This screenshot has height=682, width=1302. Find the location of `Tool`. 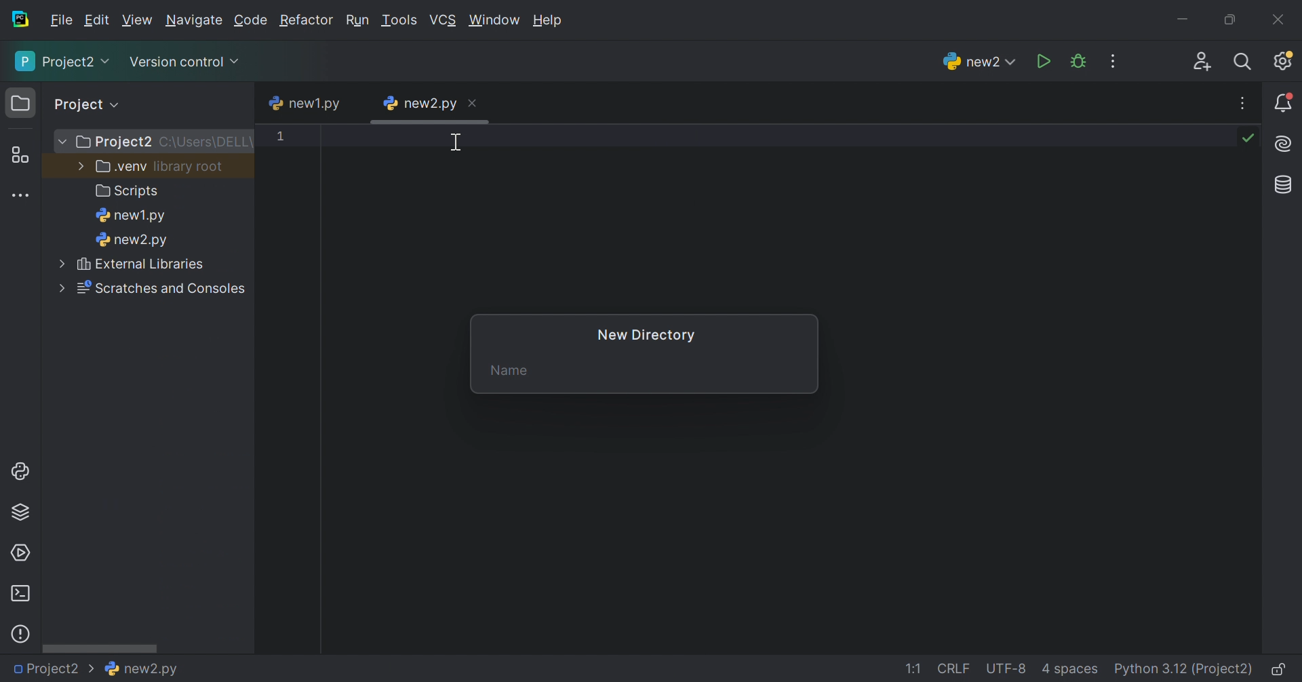

Tool is located at coordinates (399, 22).